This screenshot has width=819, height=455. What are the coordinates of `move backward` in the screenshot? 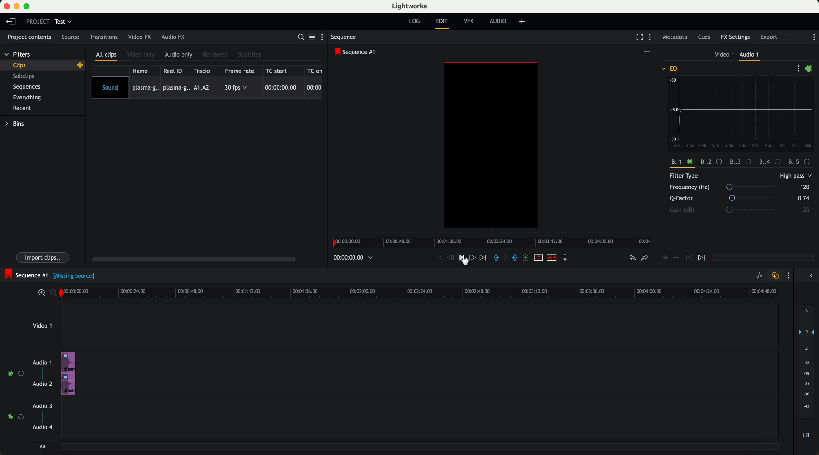 It's located at (438, 258).